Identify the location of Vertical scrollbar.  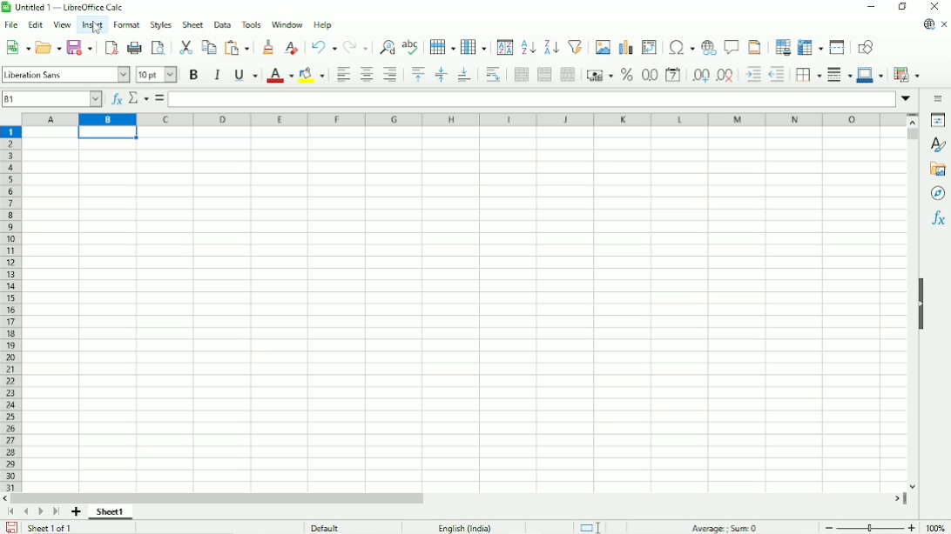
(914, 134).